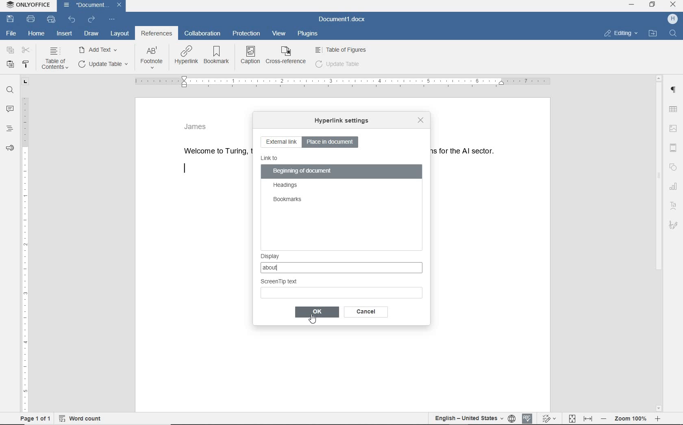 The image size is (683, 425). I want to click on place in document, so click(332, 142).